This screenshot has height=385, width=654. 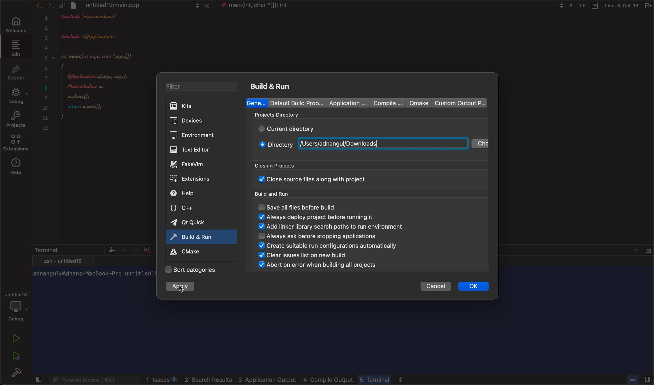 What do you see at coordinates (270, 86) in the screenshot?
I see `build and run` at bounding box center [270, 86].